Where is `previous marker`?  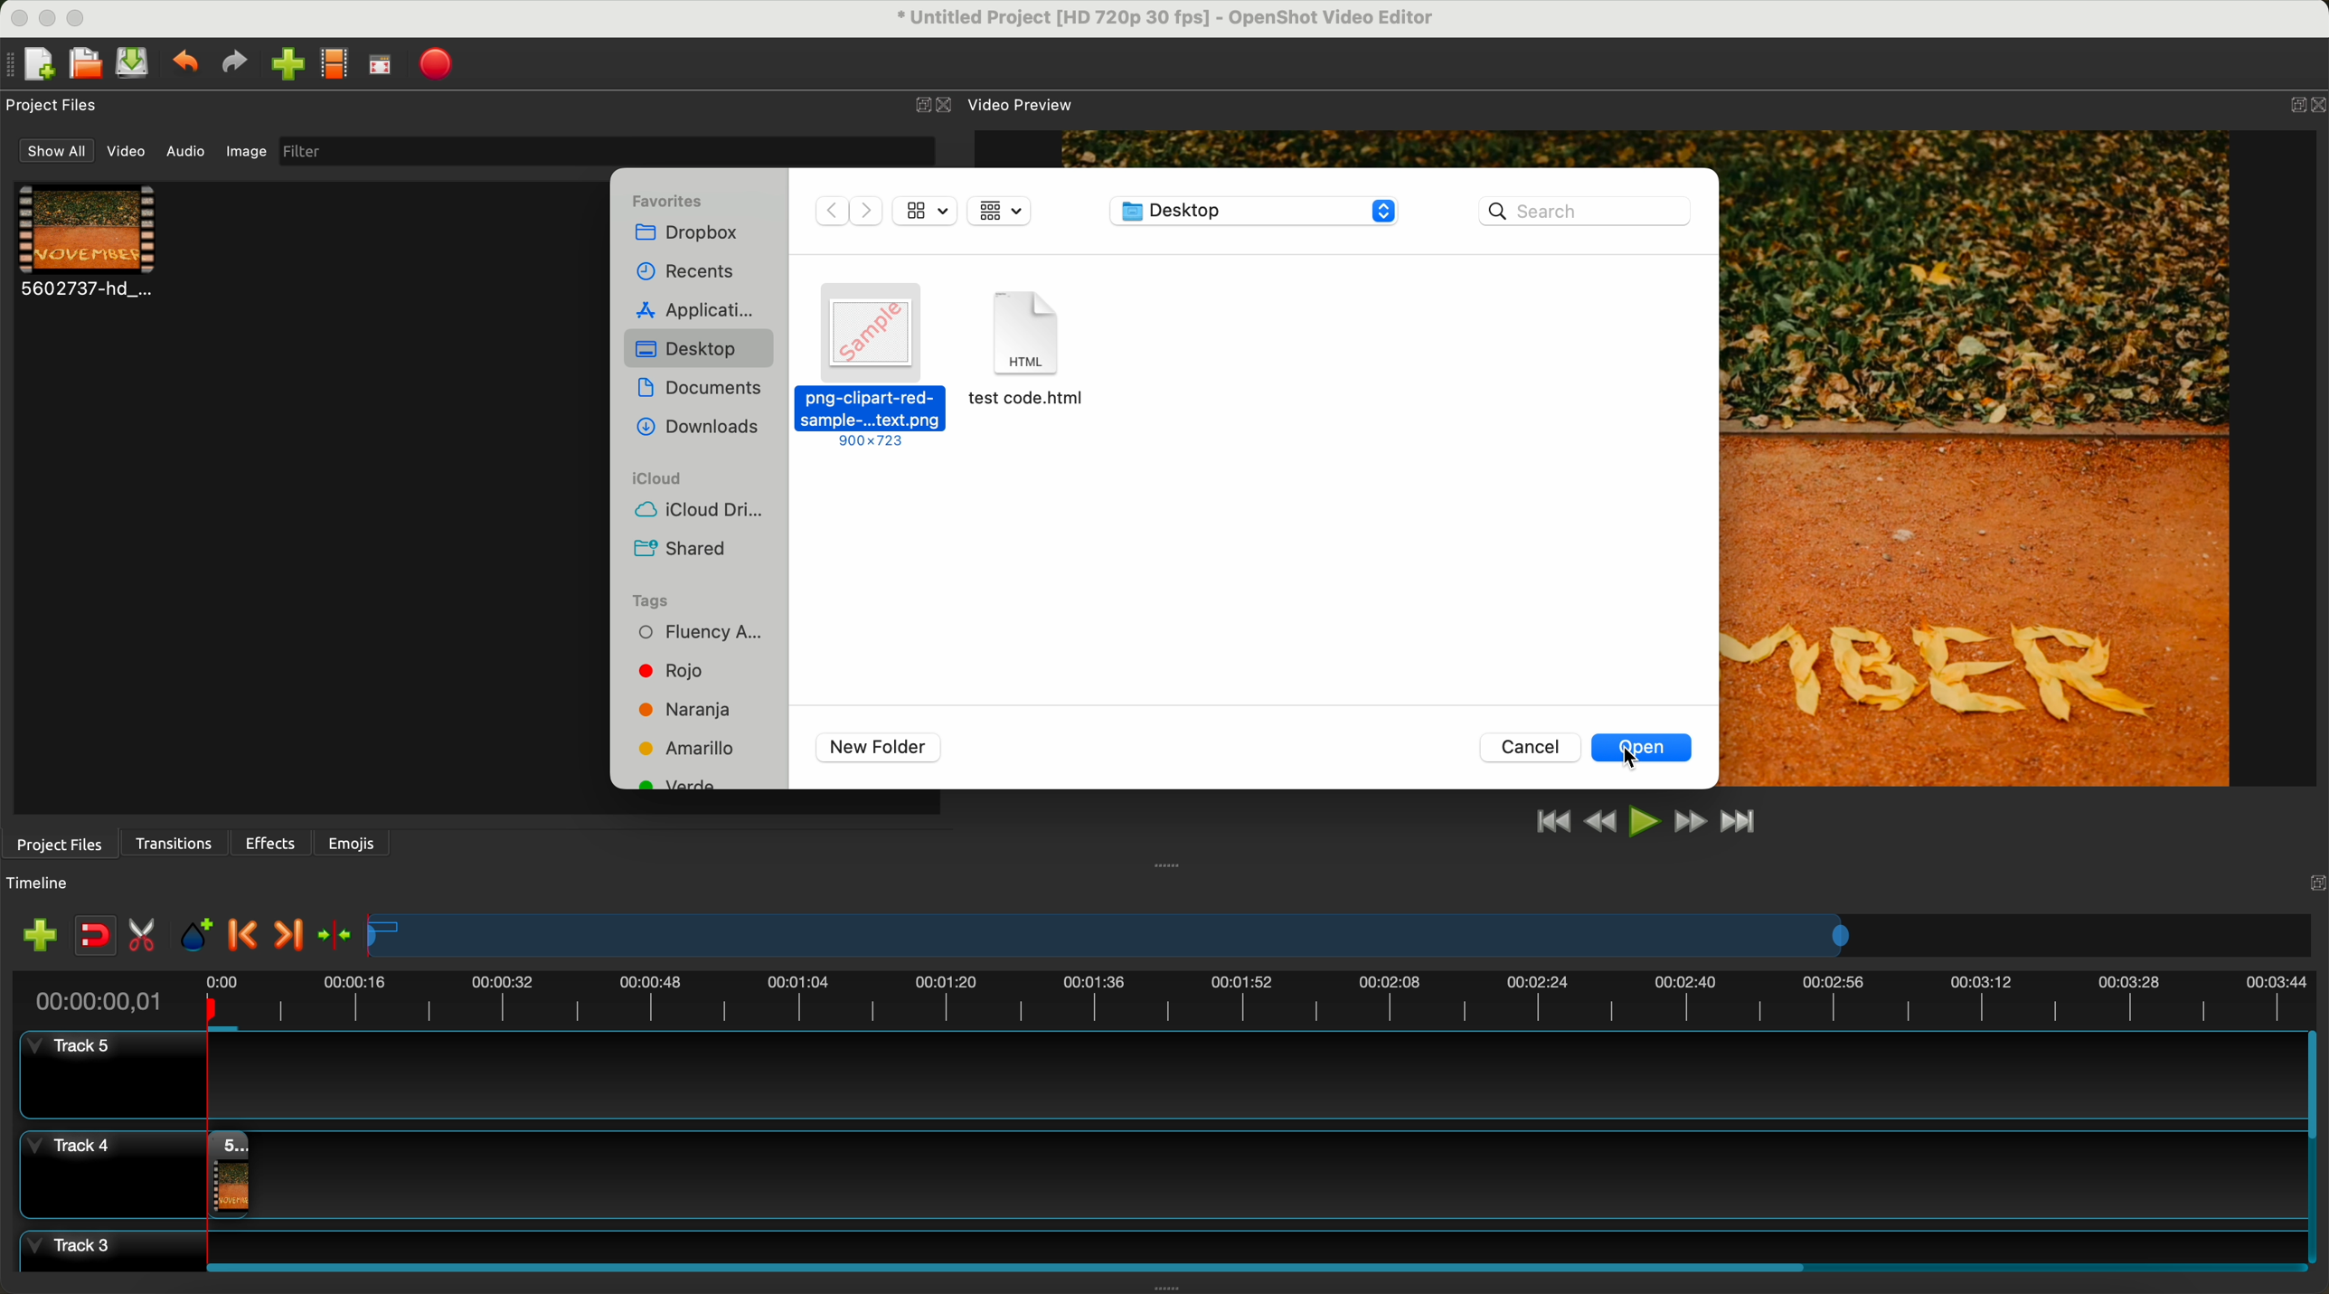
previous marker is located at coordinates (248, 936).